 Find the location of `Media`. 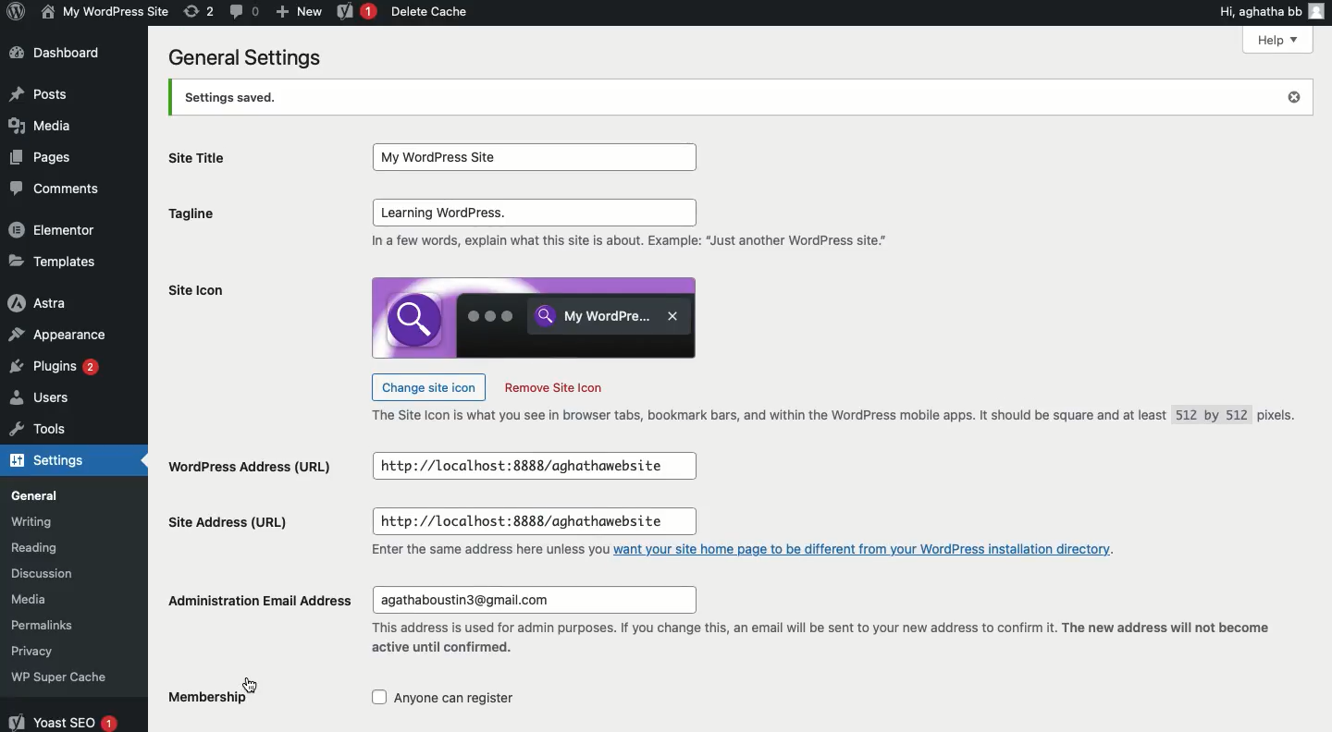

Media is located at coordinates (45, 127).